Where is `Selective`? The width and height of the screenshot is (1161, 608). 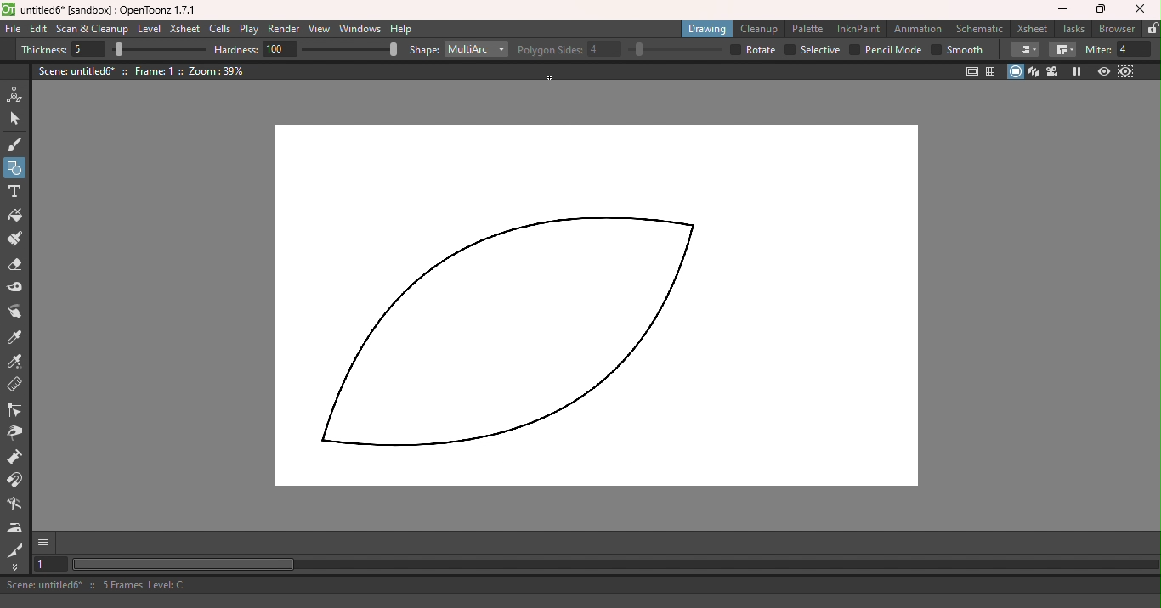 Selective is located at coordinates (813, 49).